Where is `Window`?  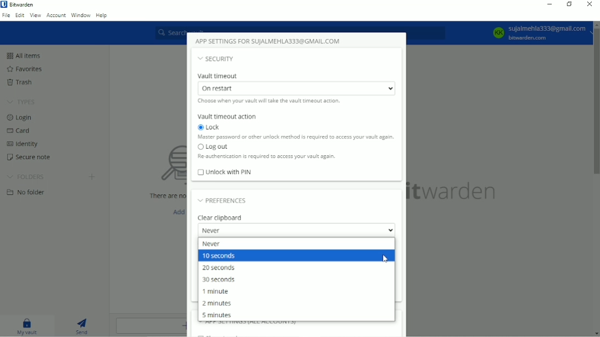 Window is located at coordinates (81, 15).